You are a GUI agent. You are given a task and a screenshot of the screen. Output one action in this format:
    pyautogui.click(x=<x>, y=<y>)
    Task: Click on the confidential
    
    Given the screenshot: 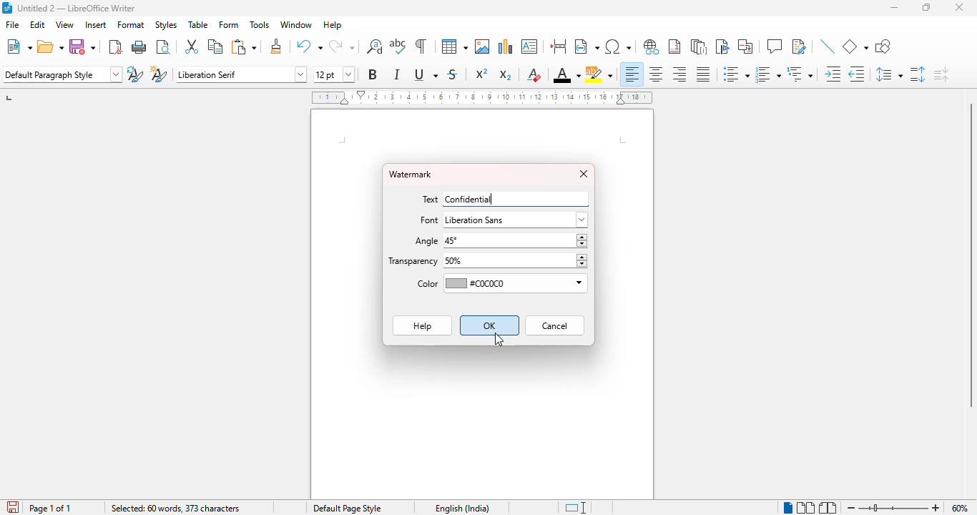 What is the action you would take?
    pyautogui.click(x=470, y=199)
    